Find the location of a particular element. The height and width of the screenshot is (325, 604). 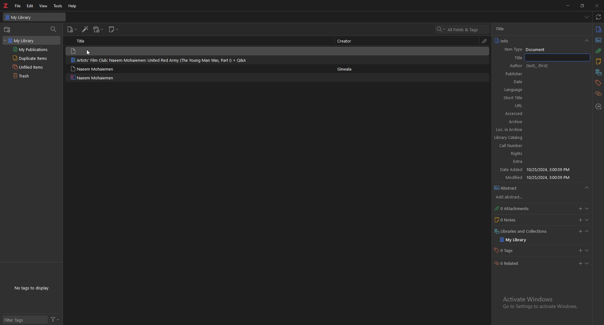

edit is located at coordinates (31, 6).